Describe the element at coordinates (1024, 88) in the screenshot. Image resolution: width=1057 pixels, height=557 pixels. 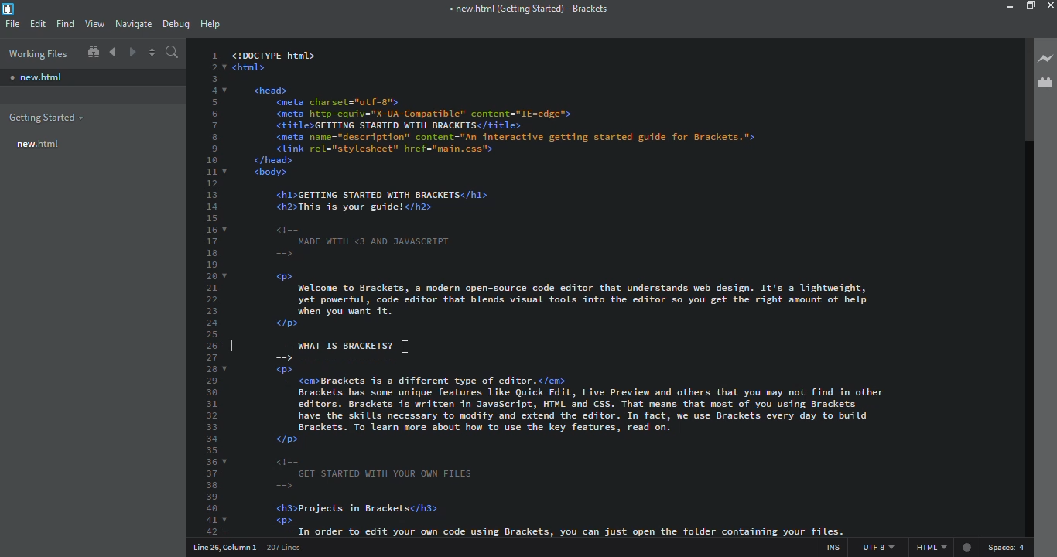
I see `scroll bar` at that location.